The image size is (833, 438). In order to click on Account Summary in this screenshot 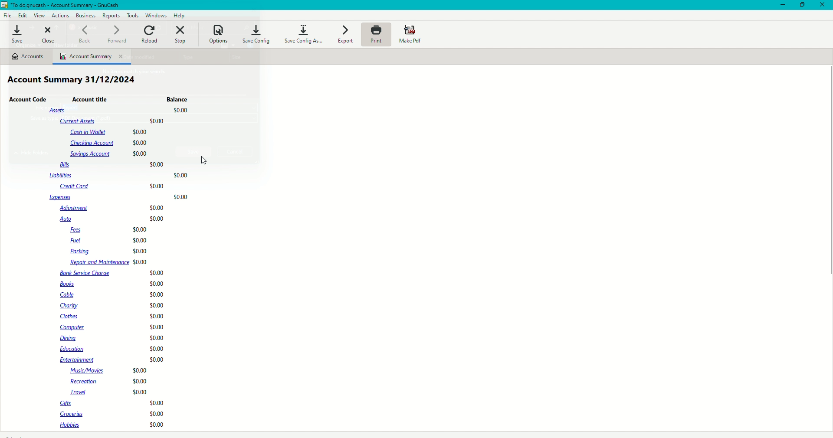, I will do `click(93, 57)`.